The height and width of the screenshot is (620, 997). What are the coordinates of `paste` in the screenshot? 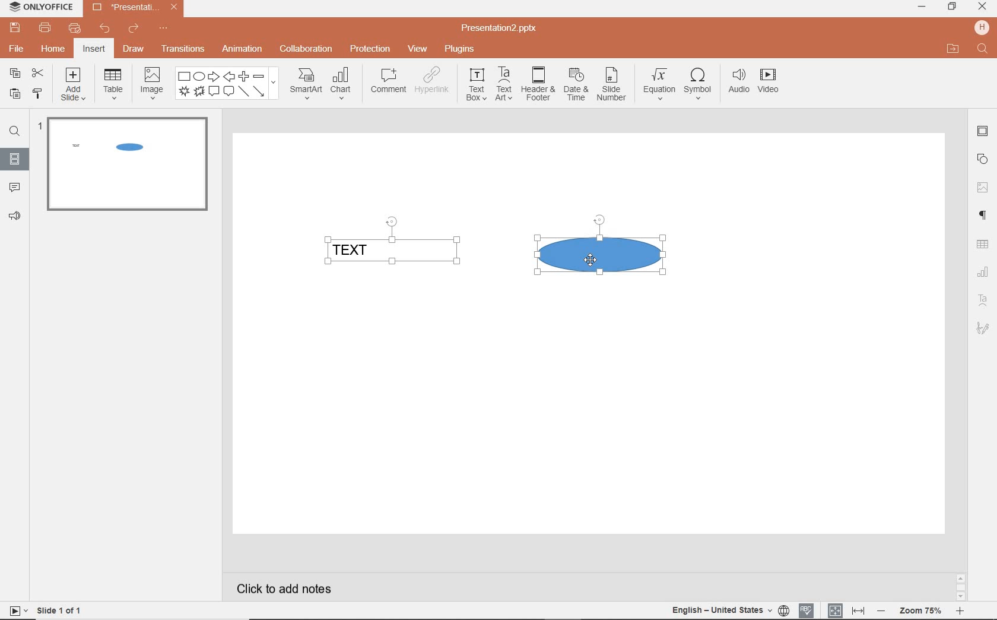 It's located at (15, 95).